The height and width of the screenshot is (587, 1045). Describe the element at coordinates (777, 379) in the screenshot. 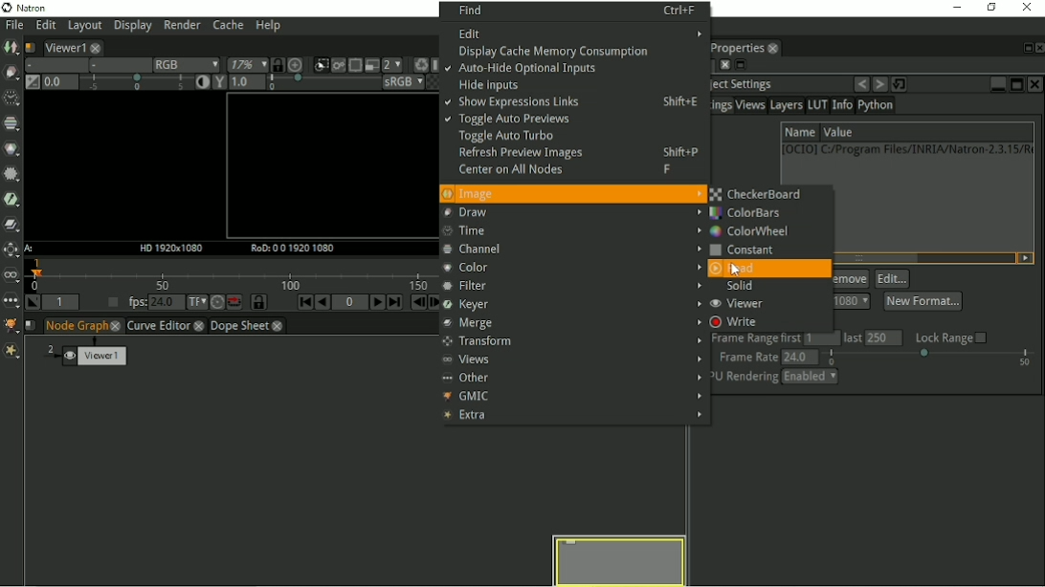

I see `GPU Rendering` at that location.